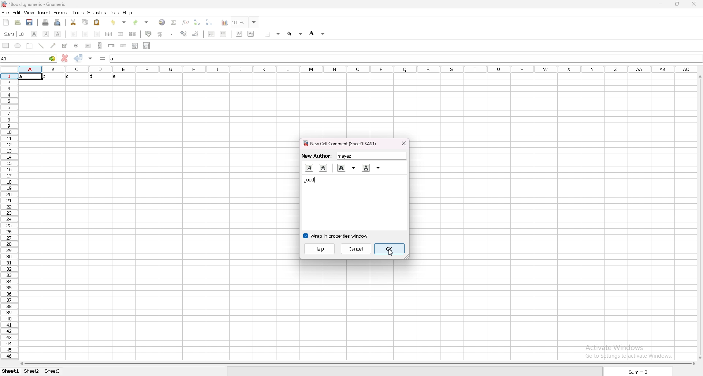 The image size is (703, 376). I want to click on resize, so click(676, 4).